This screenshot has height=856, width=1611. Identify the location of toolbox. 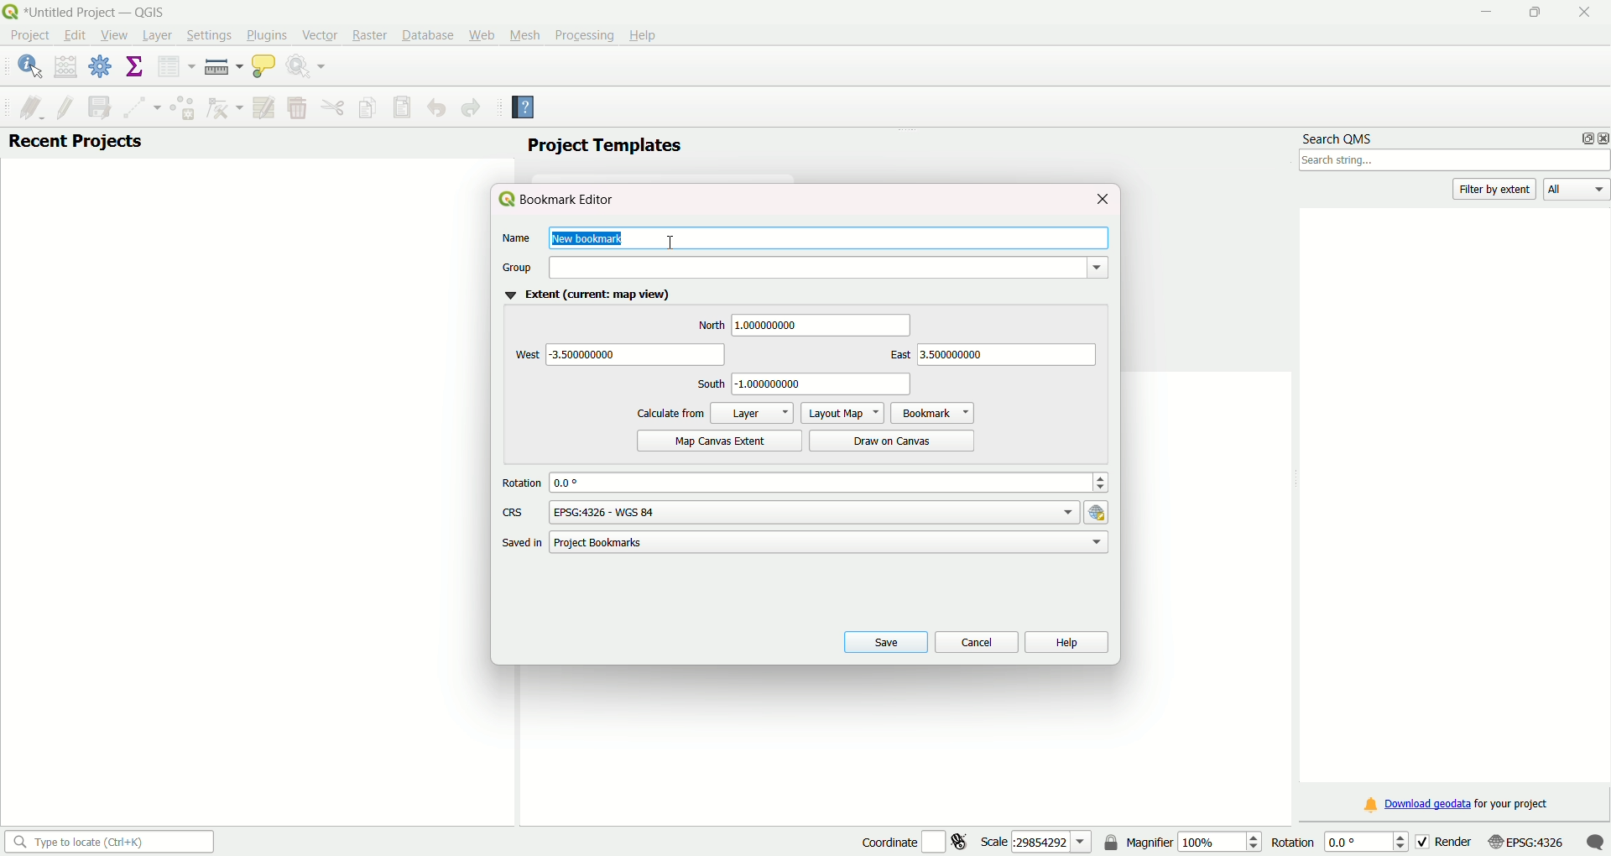
(102, 69).